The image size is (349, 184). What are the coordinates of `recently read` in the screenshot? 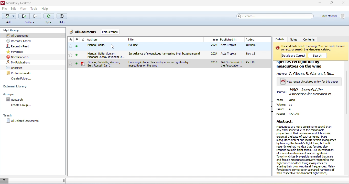 It's located at (23, 46).